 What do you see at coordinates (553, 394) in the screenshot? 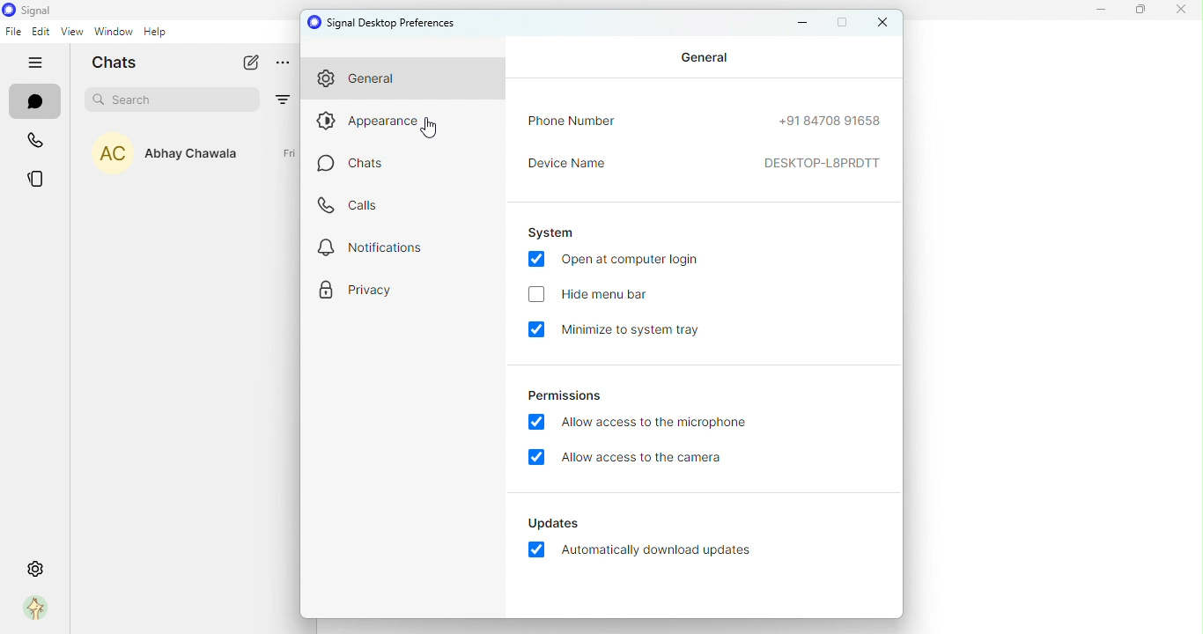
I see `permissions` at bounding box center [553, 394].